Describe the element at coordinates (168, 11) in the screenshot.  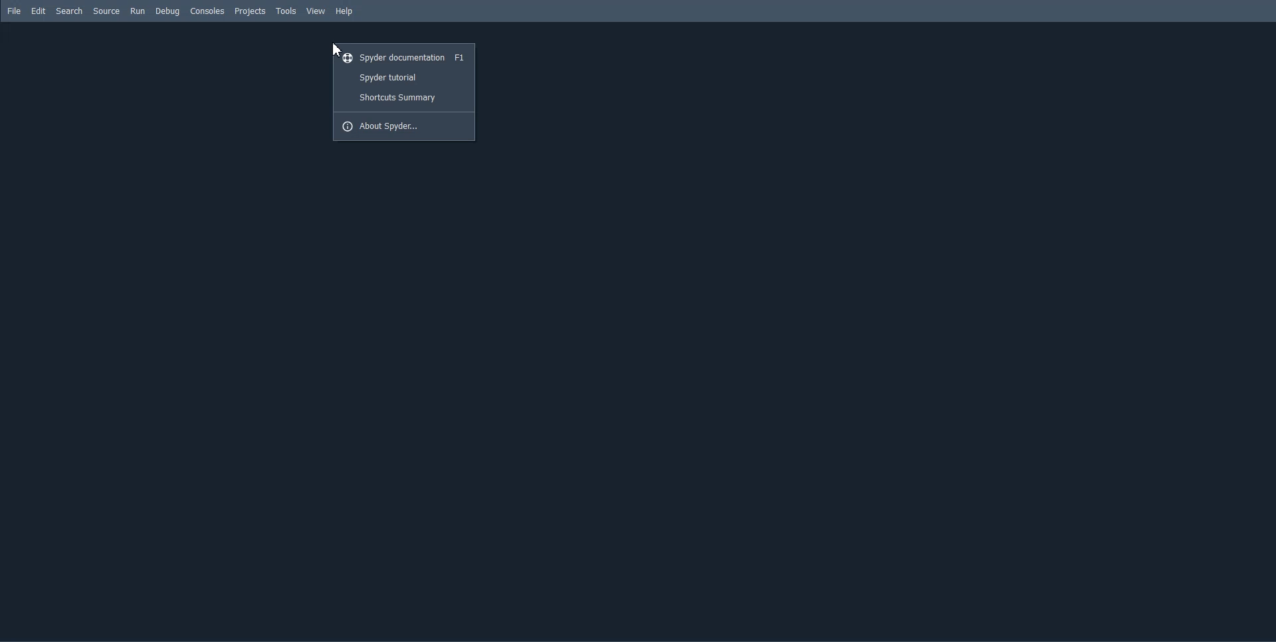
I see `Debug` at that location.